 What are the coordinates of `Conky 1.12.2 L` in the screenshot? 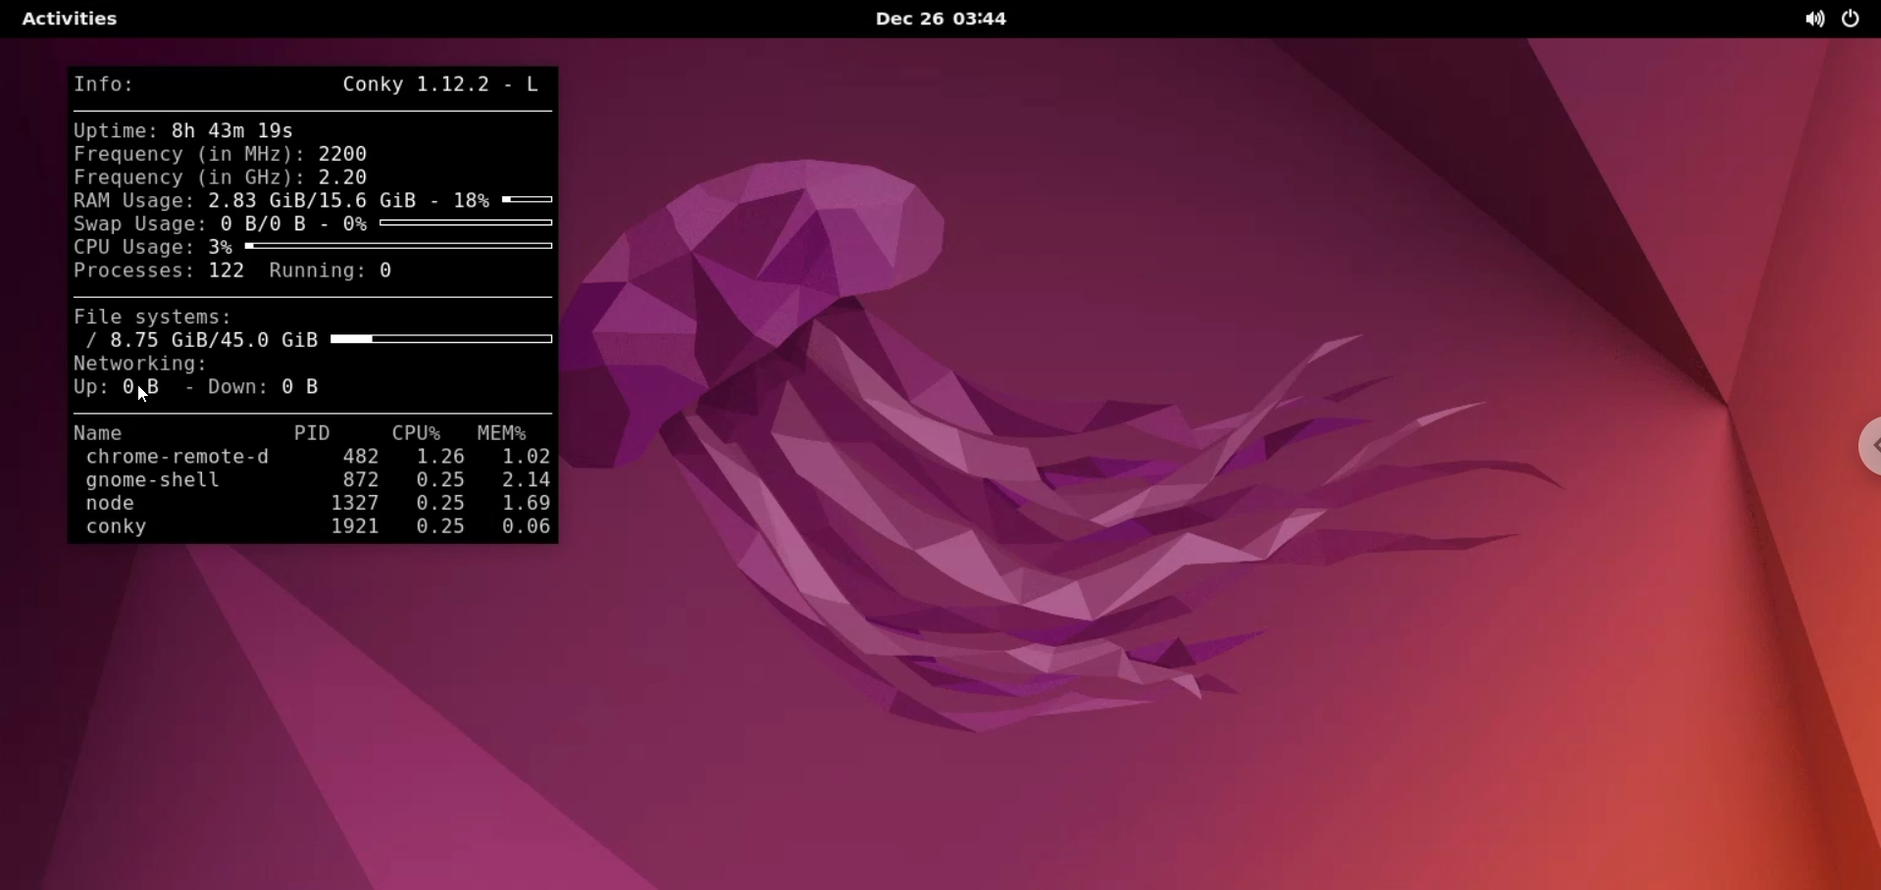 It's located at (432, 84).